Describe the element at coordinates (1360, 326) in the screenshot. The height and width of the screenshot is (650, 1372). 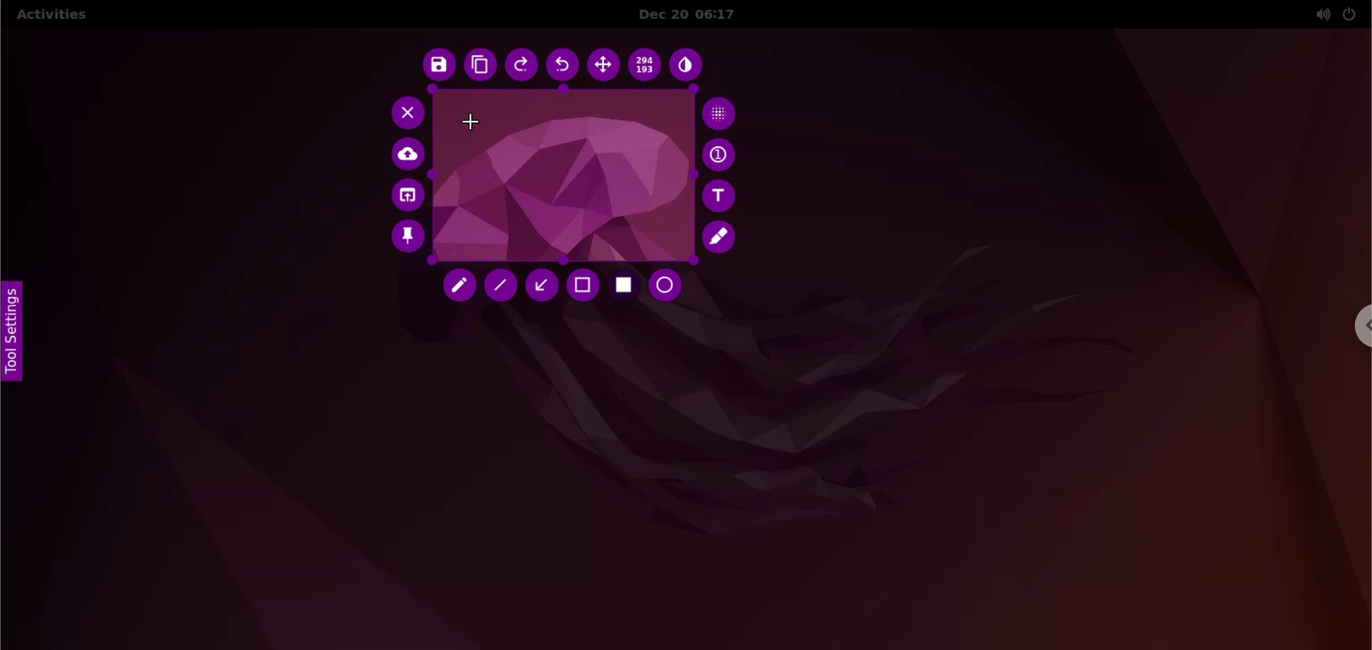
I see `chrome options` at that location.